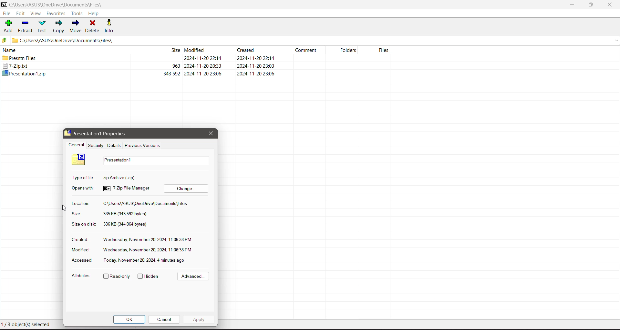 The height and width of the screenshot is (330, 620). Describe the element at coordinates (114, 145) in the screenshot. I see `Details` at that location.